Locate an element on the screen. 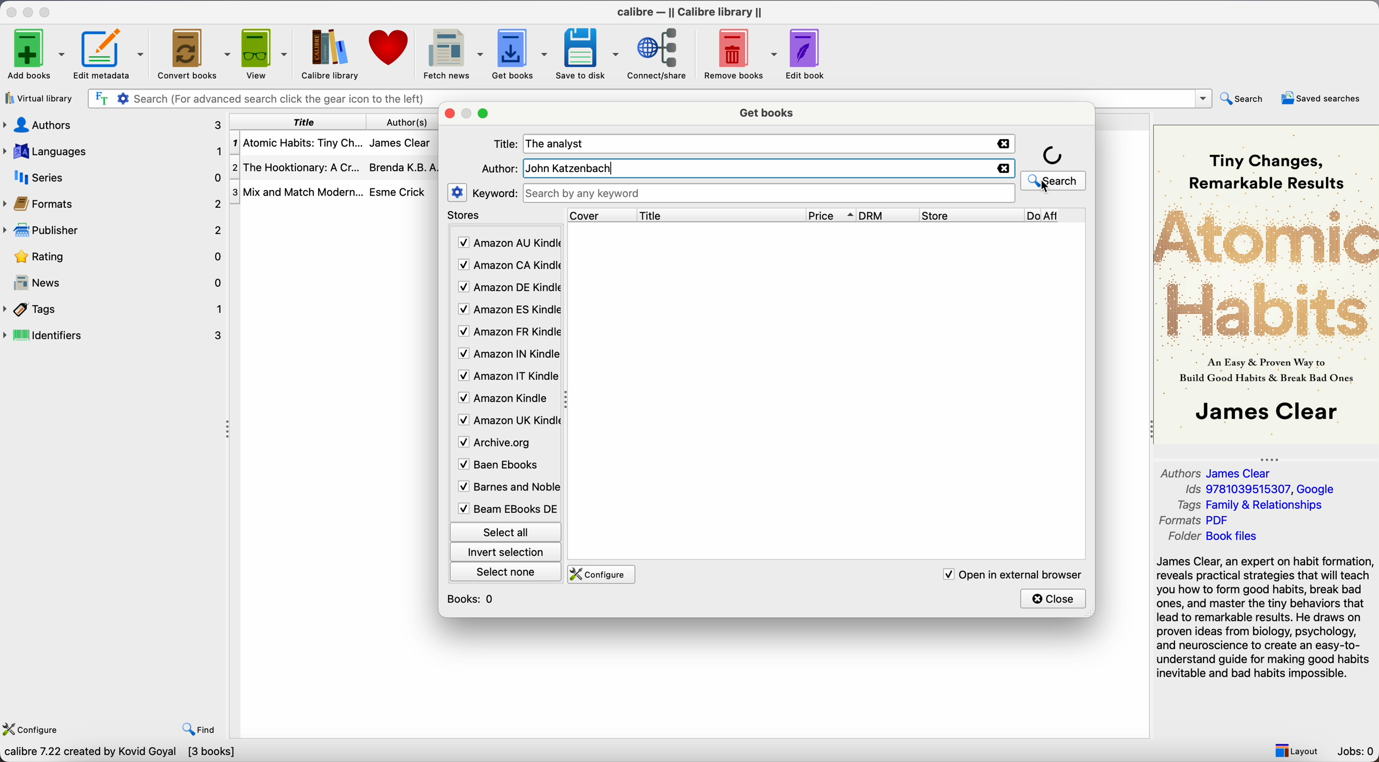 This screenshot has width=1379, height=762. Amazon CA Kindle is located at coordinates (507, 265).